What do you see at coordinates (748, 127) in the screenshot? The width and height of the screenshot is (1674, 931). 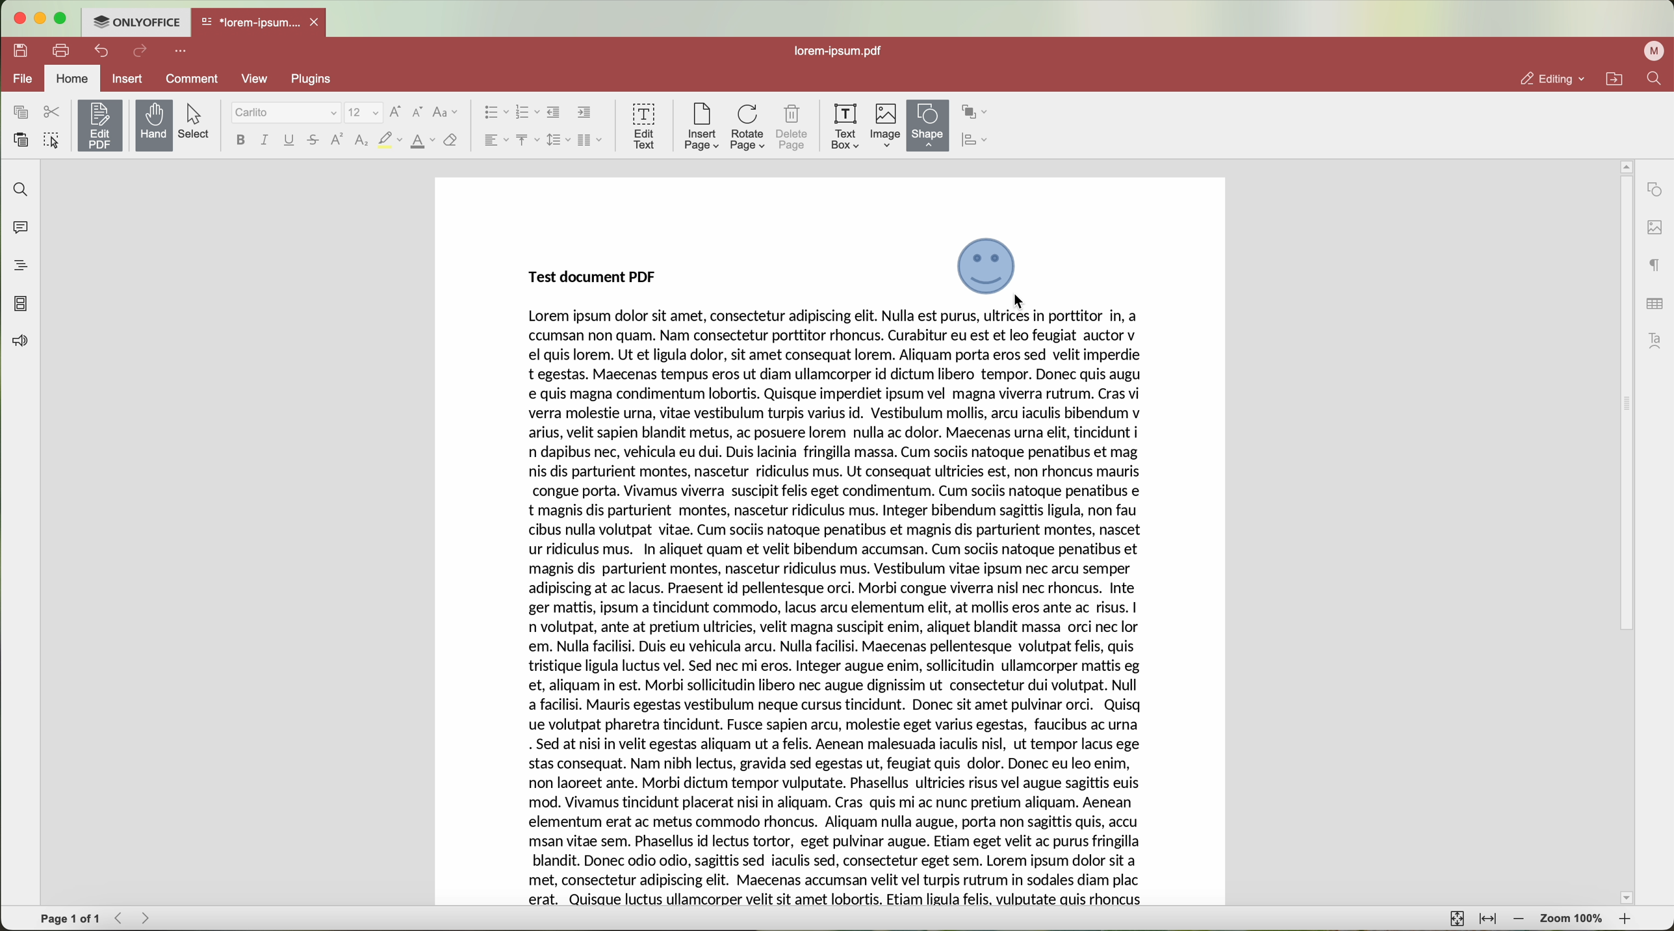 I see `rotate page` at bounding box center [748, 127].